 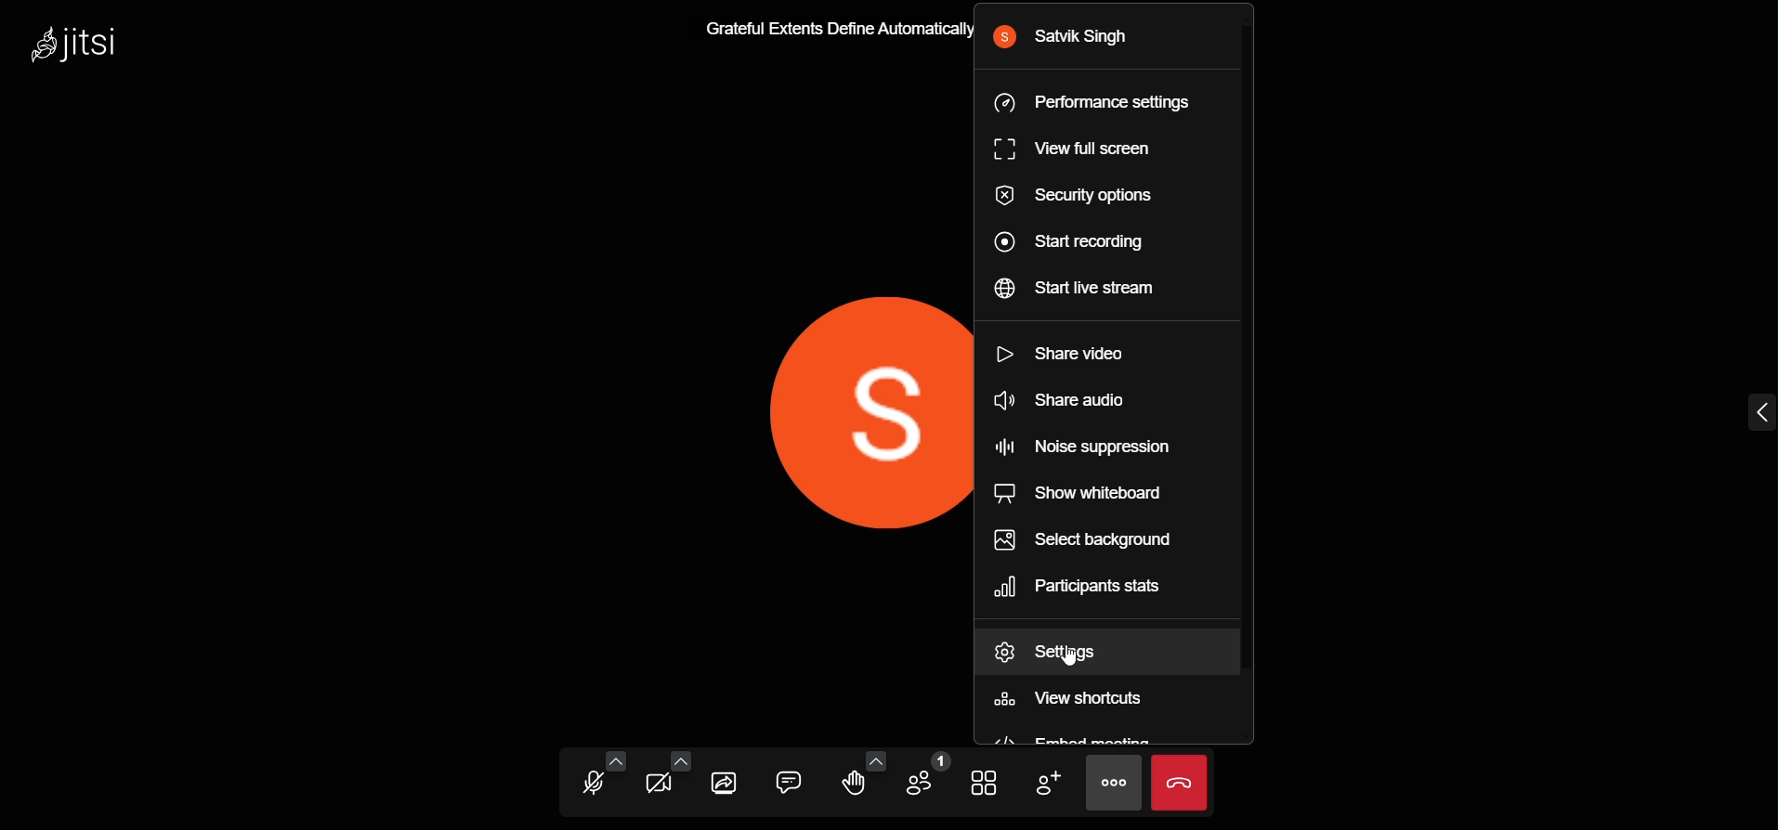 What do you see at coordinates (1118, 785) in the screenshot?
I see `more` at bounding box center [1118, 785].